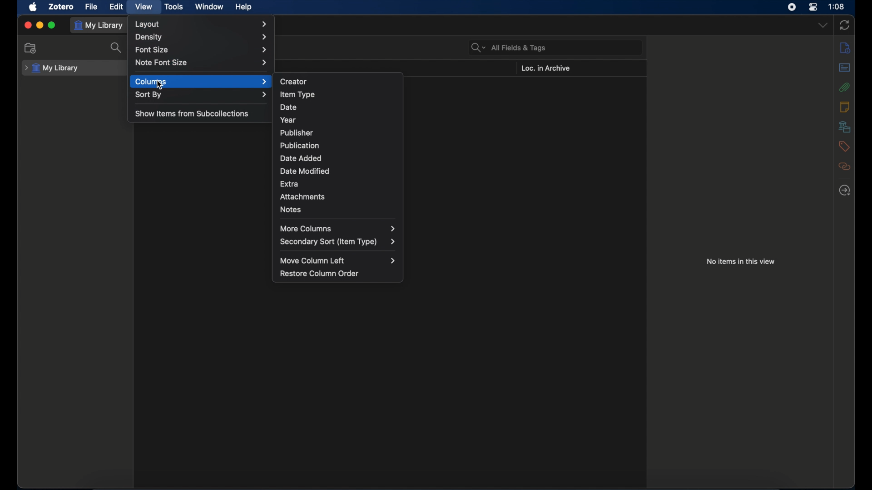 This screenshot has width=872, height=490. What do you see at coordinates (117, 7) in the screenshot?
I see `edit` at bounding box center [117, 7].